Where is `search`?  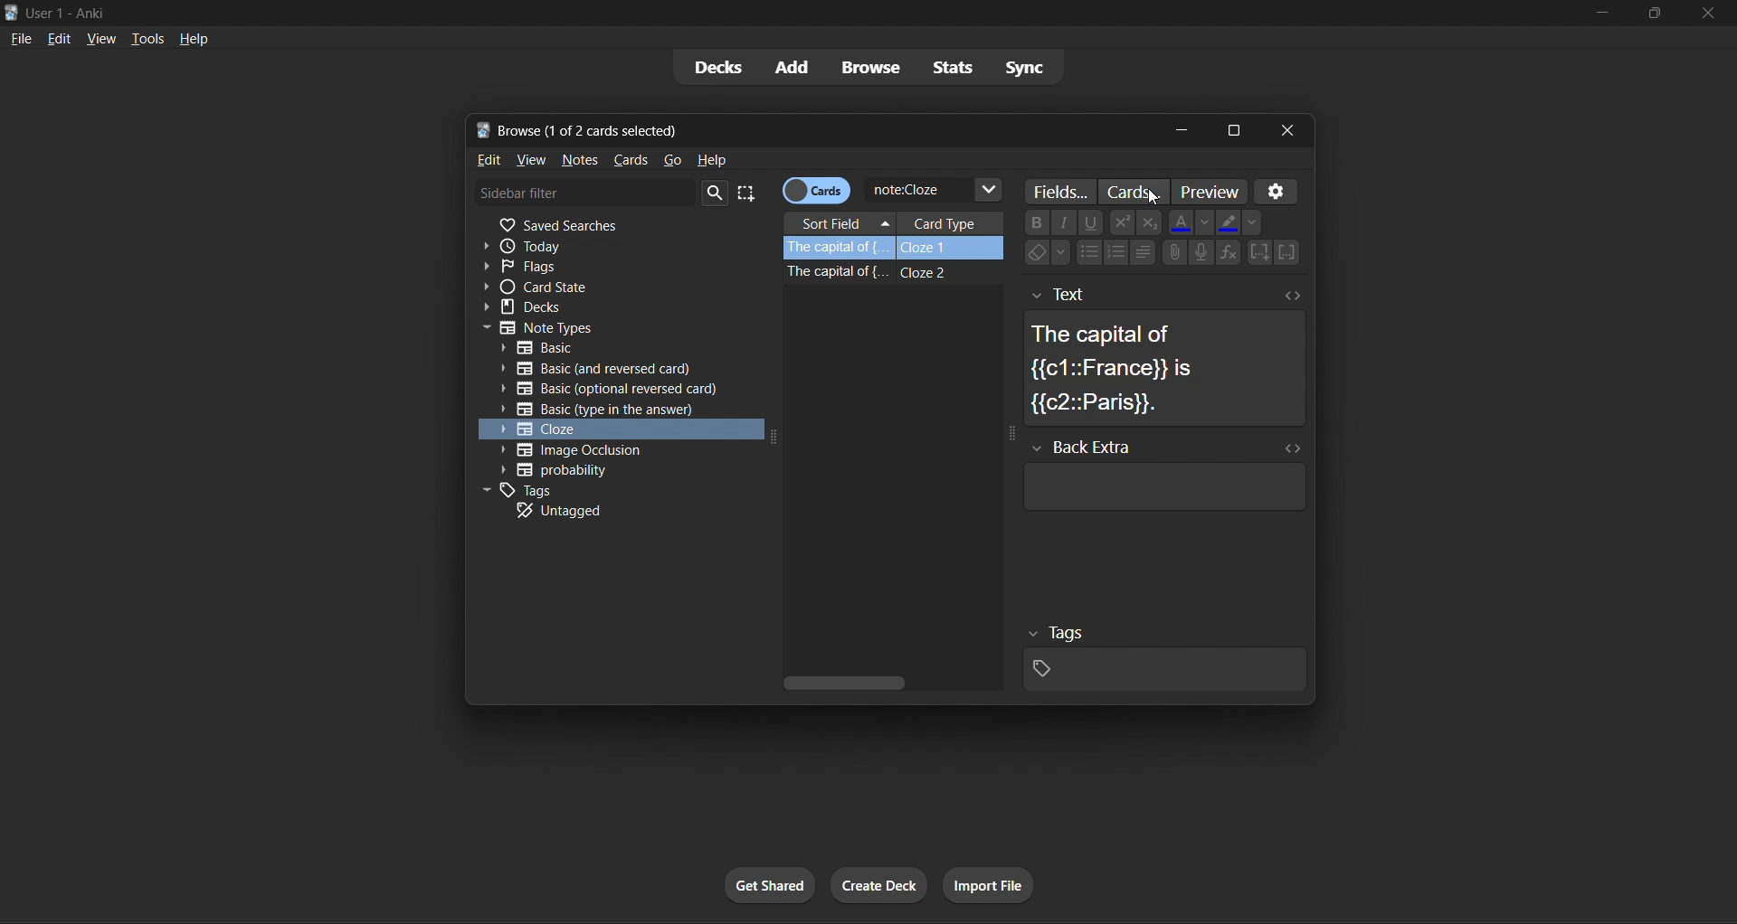
search is located at coordinates (717, 193).